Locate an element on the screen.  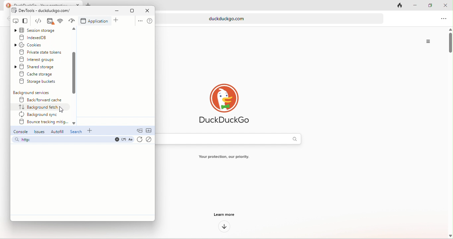
interest groups is located at coordinates (42, 60).